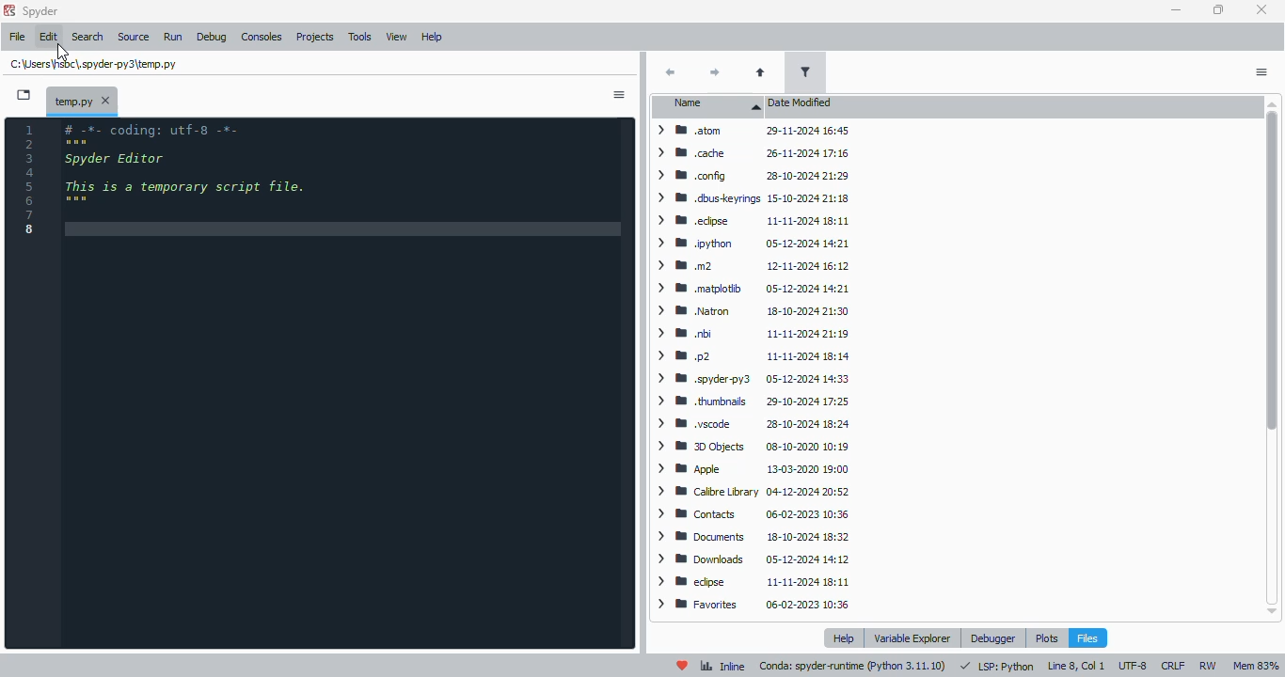 Image resolution: width=1285 pixels, height=677 pixels. I want to click on UTF-8, so click(1133, 666).